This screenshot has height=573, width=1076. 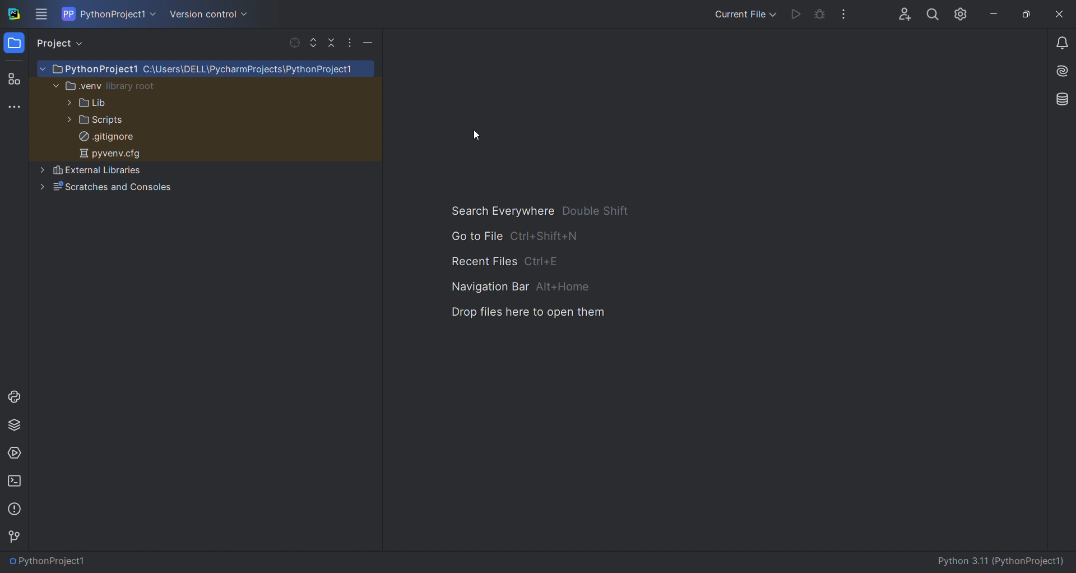 What do you see at coordinates (1029, 13) in the screenshot?
I see `maximize` at bounding box center [1029, 13].